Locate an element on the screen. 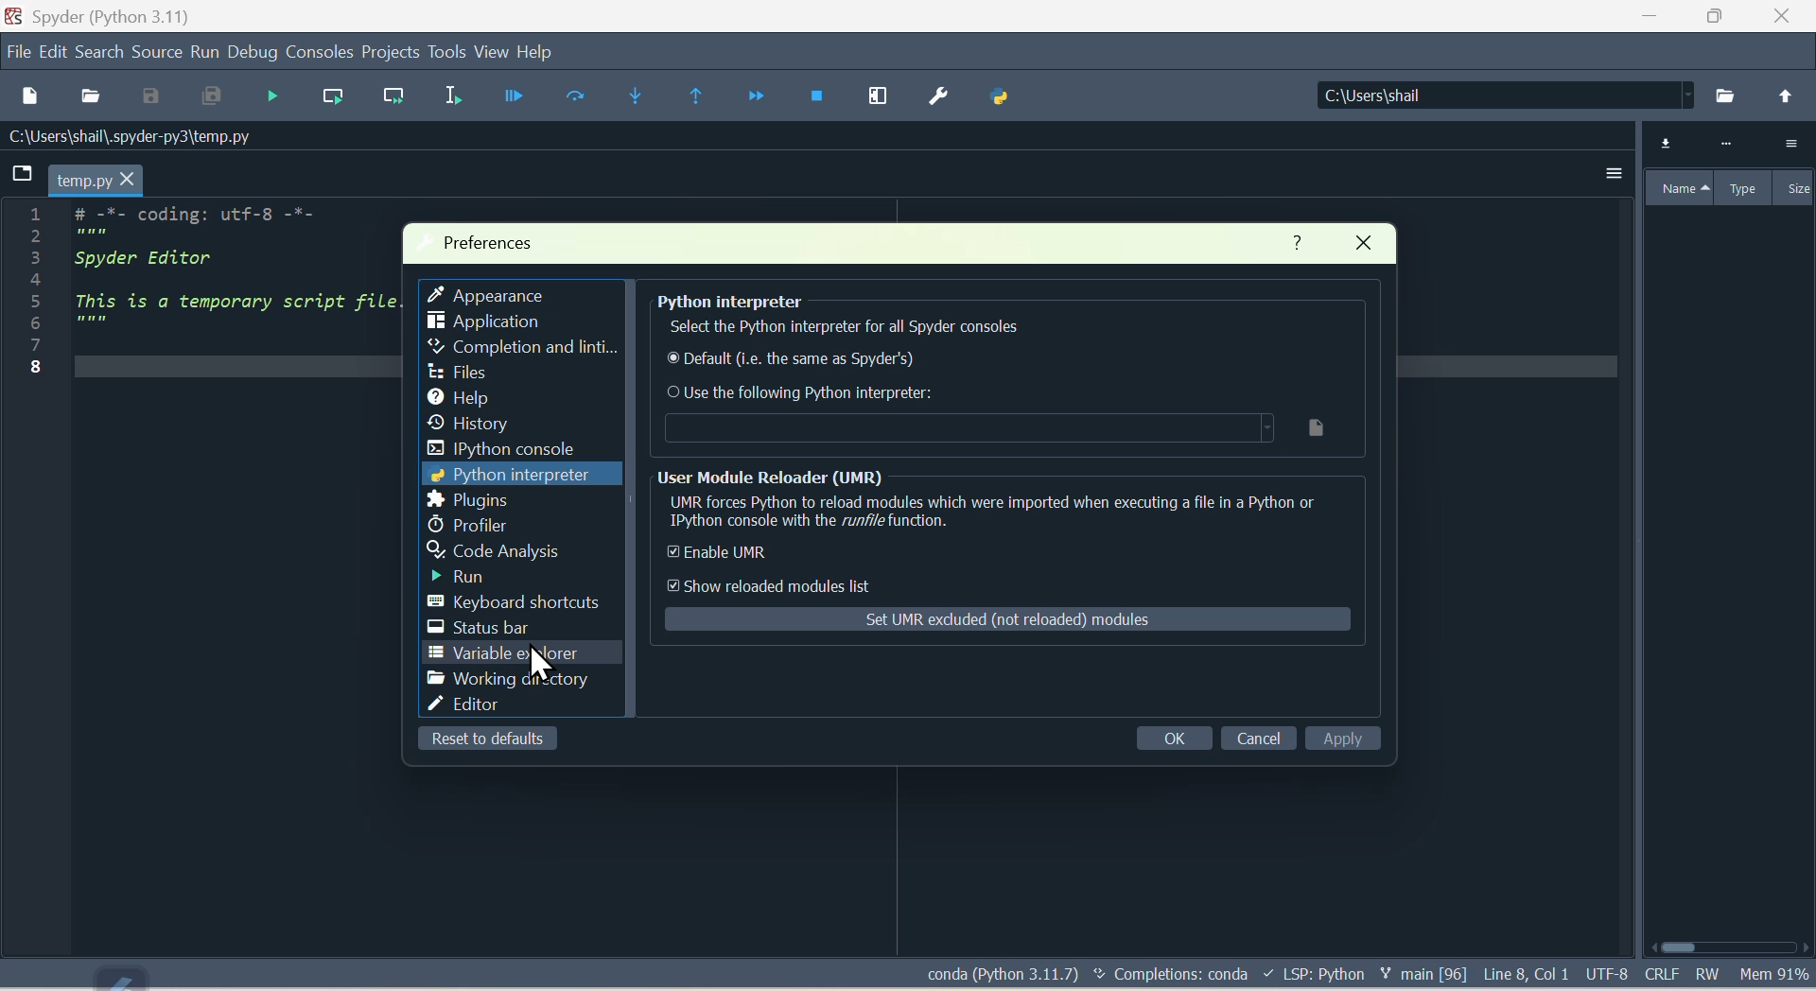  close is located at coordinates (1359, 245).